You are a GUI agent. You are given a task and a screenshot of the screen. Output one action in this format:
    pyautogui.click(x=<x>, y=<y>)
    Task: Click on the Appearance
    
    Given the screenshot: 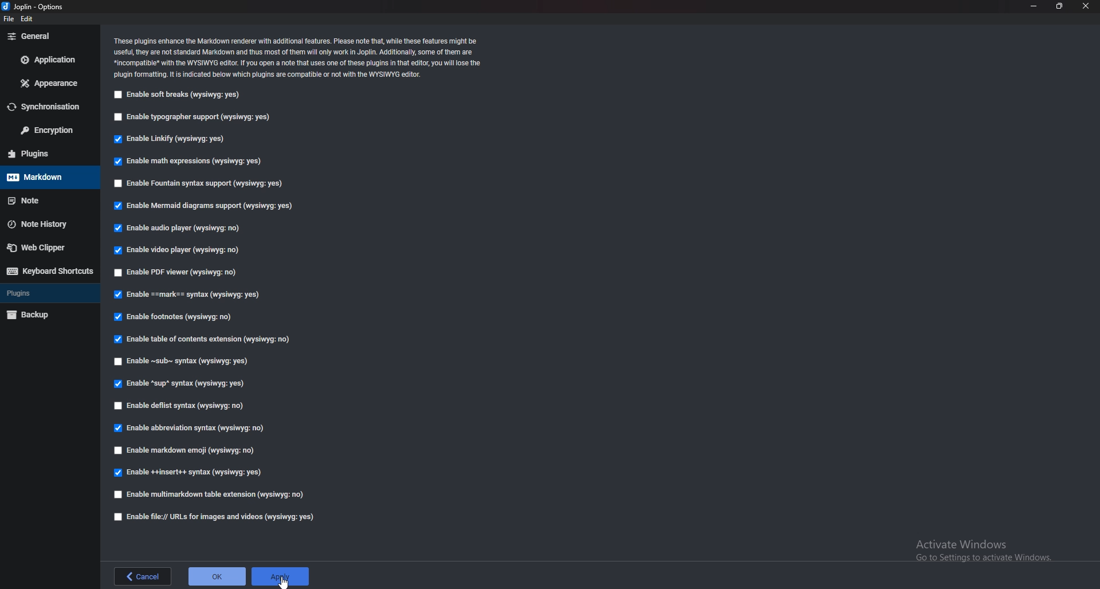 What is the action you would take?
    pyautogui.click(x=48, y=83)
    